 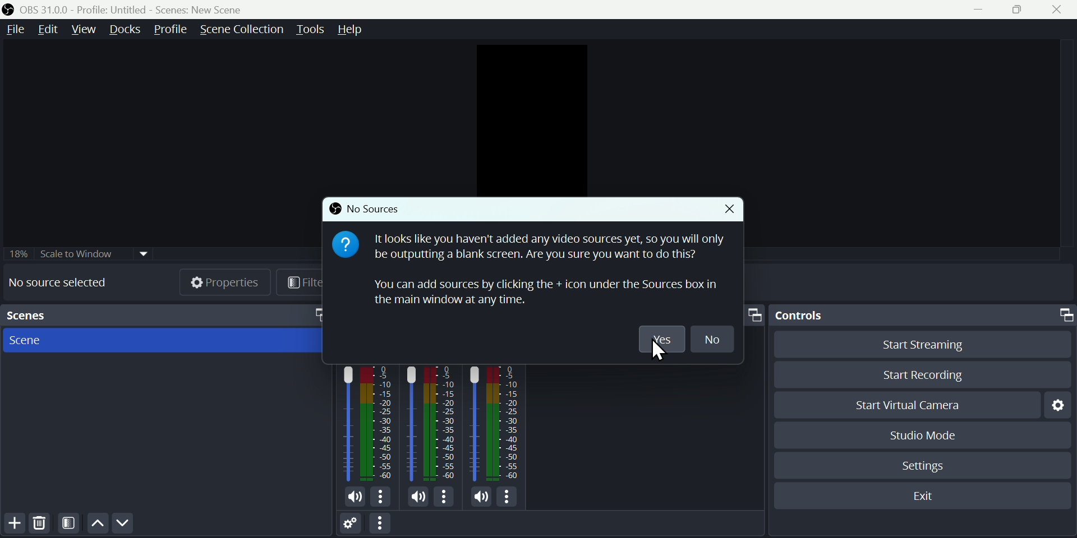 What do you see at coordinates (122, 523) in the screenshot?
I see `Down` at bounding box center [122, 523].